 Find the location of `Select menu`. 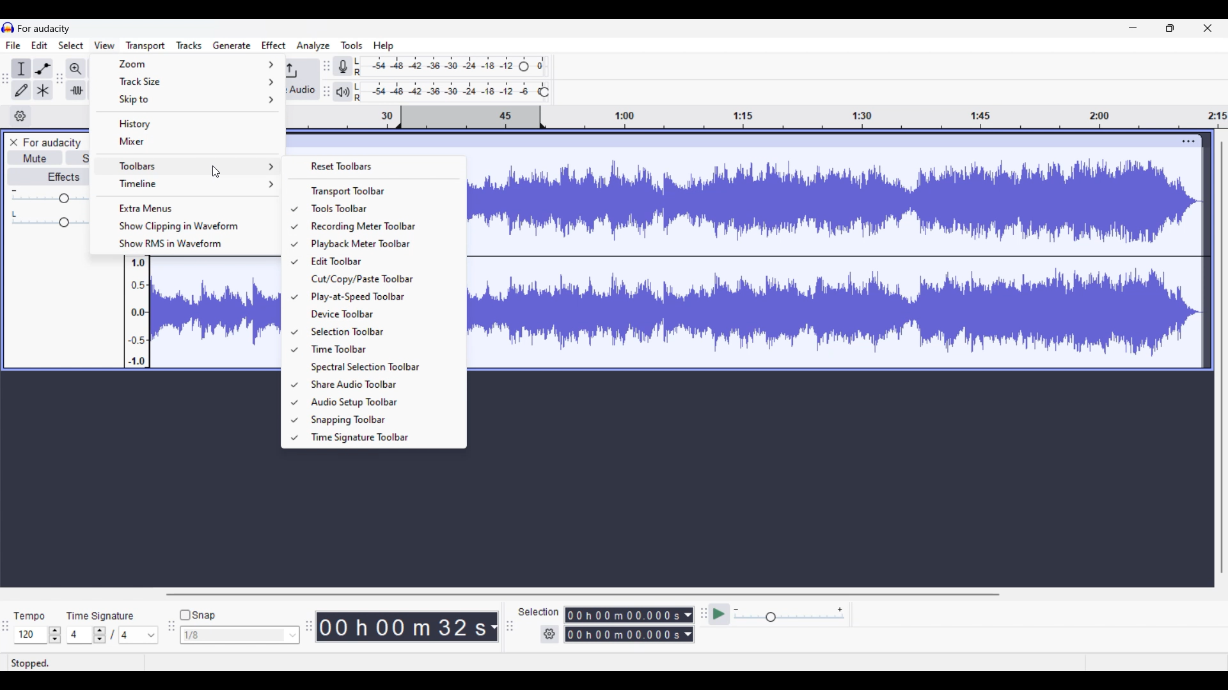

Select menu is located at coordinates (71, 45).